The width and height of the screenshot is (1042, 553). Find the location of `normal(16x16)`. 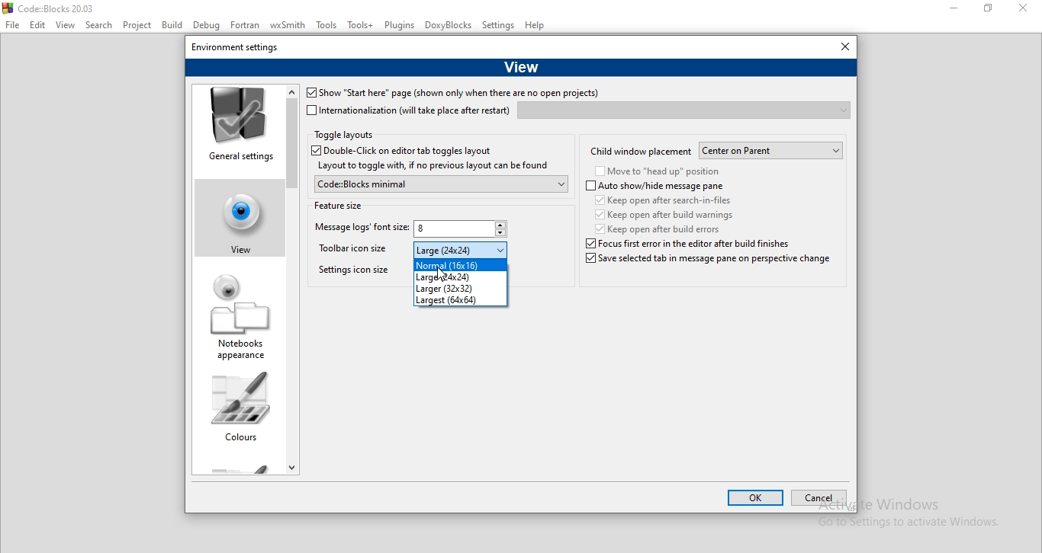

normal(16x16) is located at coordinates (460, 265).